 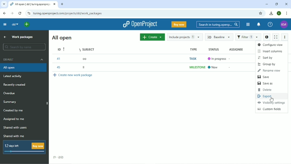 I want to click on Group by, so click(x=267, y=64).